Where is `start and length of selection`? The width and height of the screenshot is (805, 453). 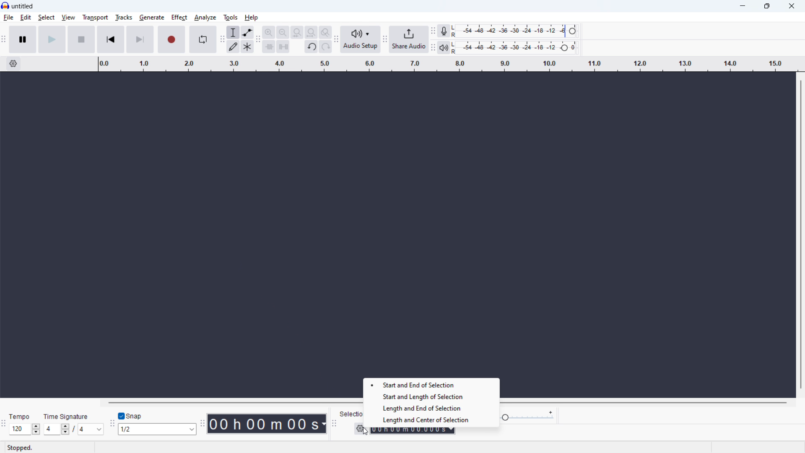 start and length of selection is located at coordinates (432, 396).